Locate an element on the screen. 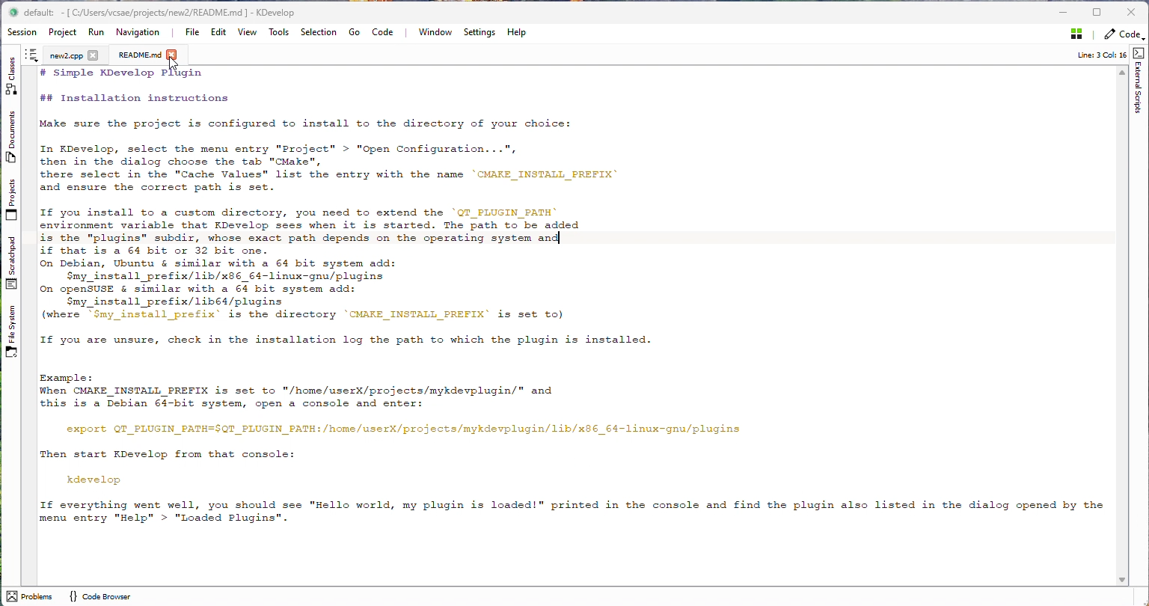 The image size is (1149, 606). Stash is located at coordinates (1077, 34).